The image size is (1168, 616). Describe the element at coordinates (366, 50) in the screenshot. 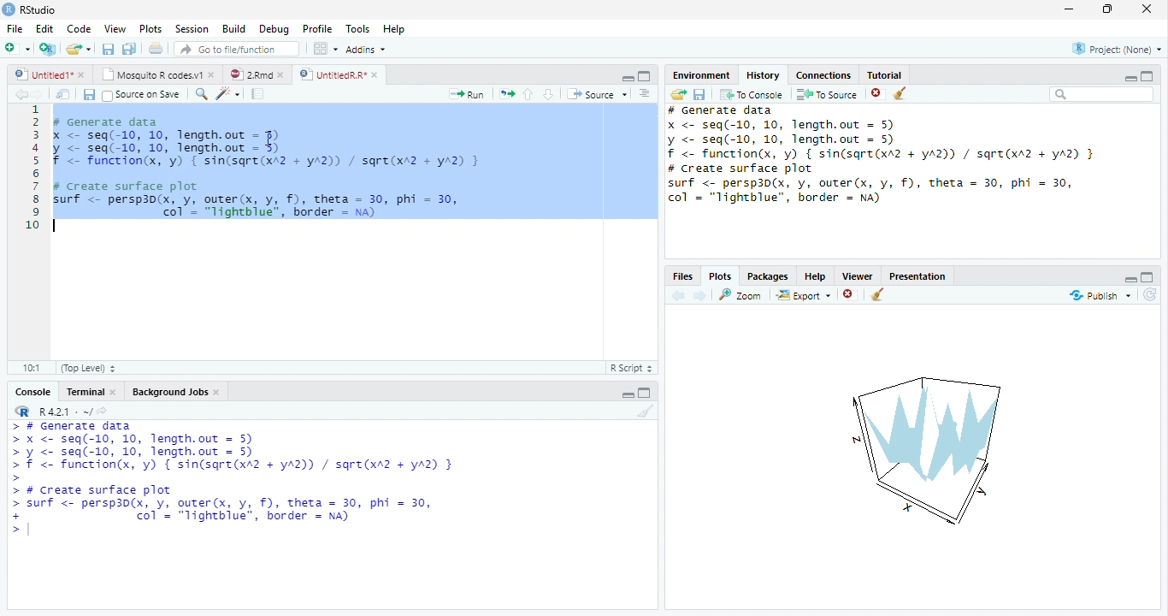

I see `Addins` at that location.